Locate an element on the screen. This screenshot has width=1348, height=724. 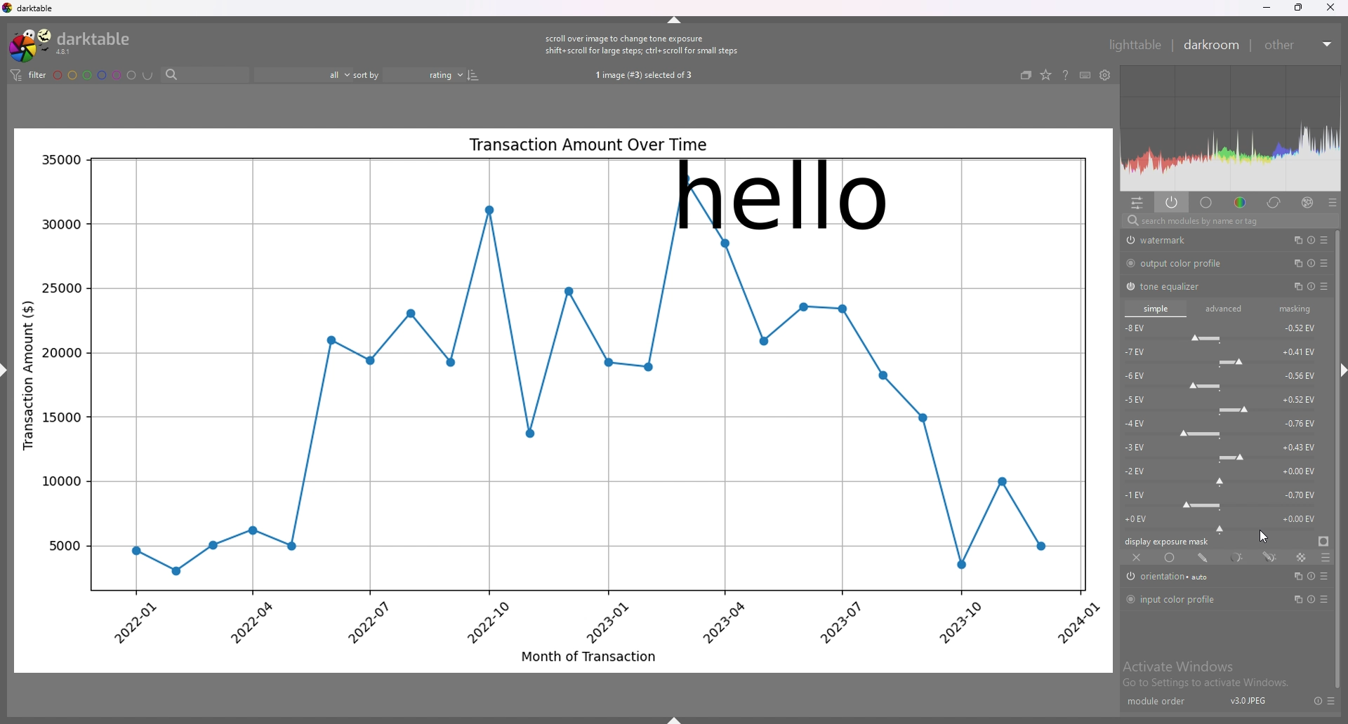
correct is located at coordinates (1275, 202).